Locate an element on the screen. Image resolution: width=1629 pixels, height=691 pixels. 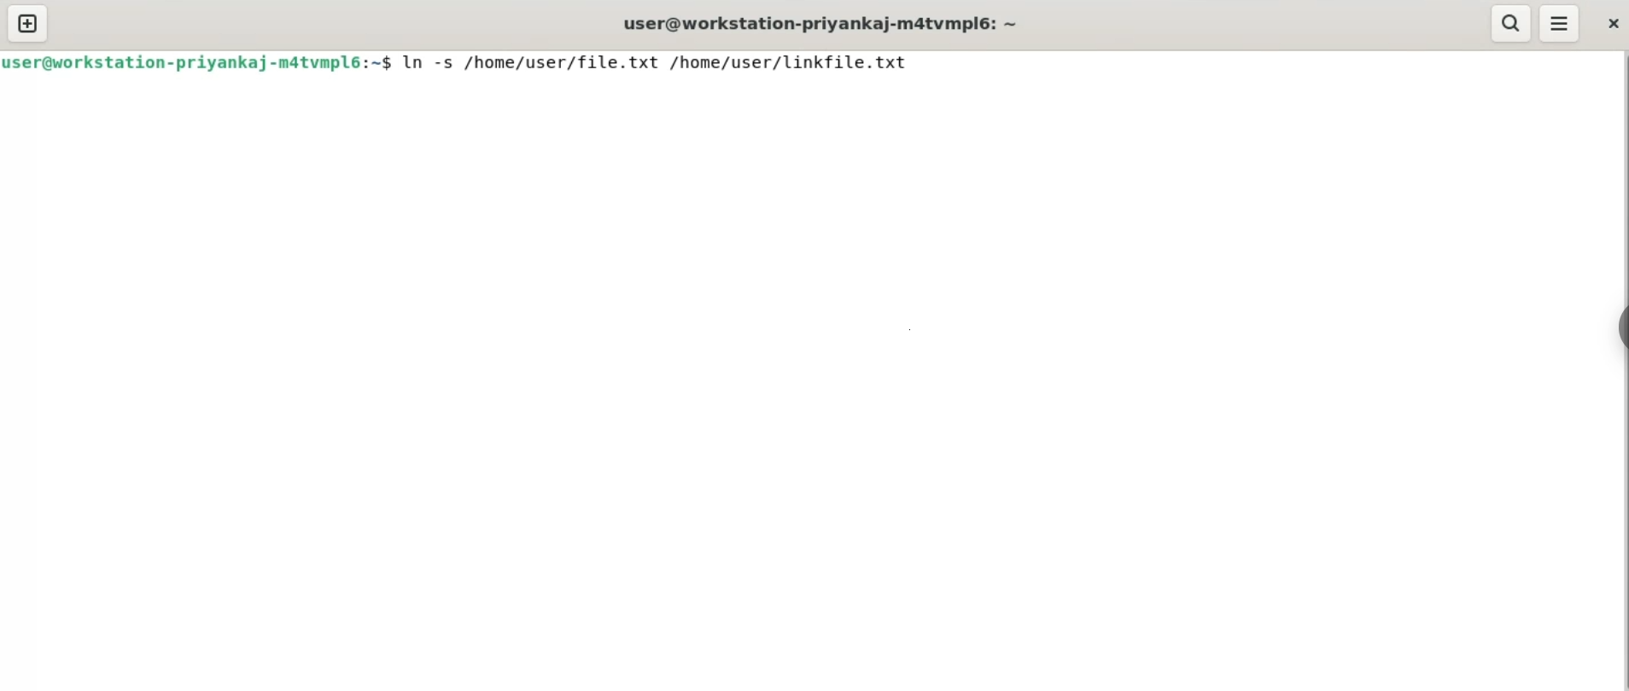
menu is located at coordinates (1561, 21).